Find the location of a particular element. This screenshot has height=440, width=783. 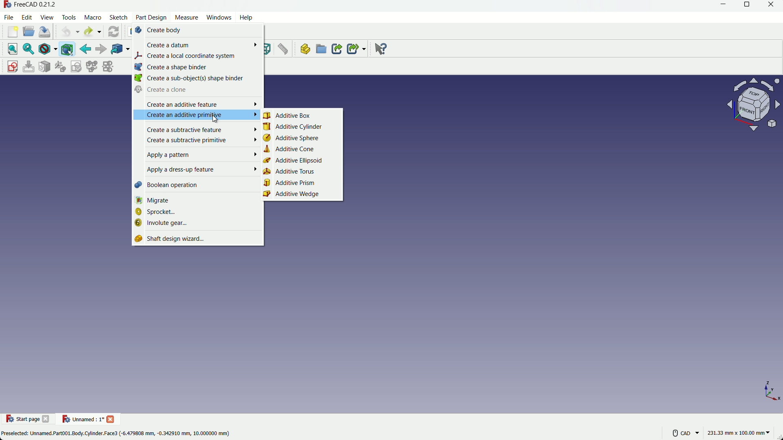

draw styles is located at coordinates (45, 49).